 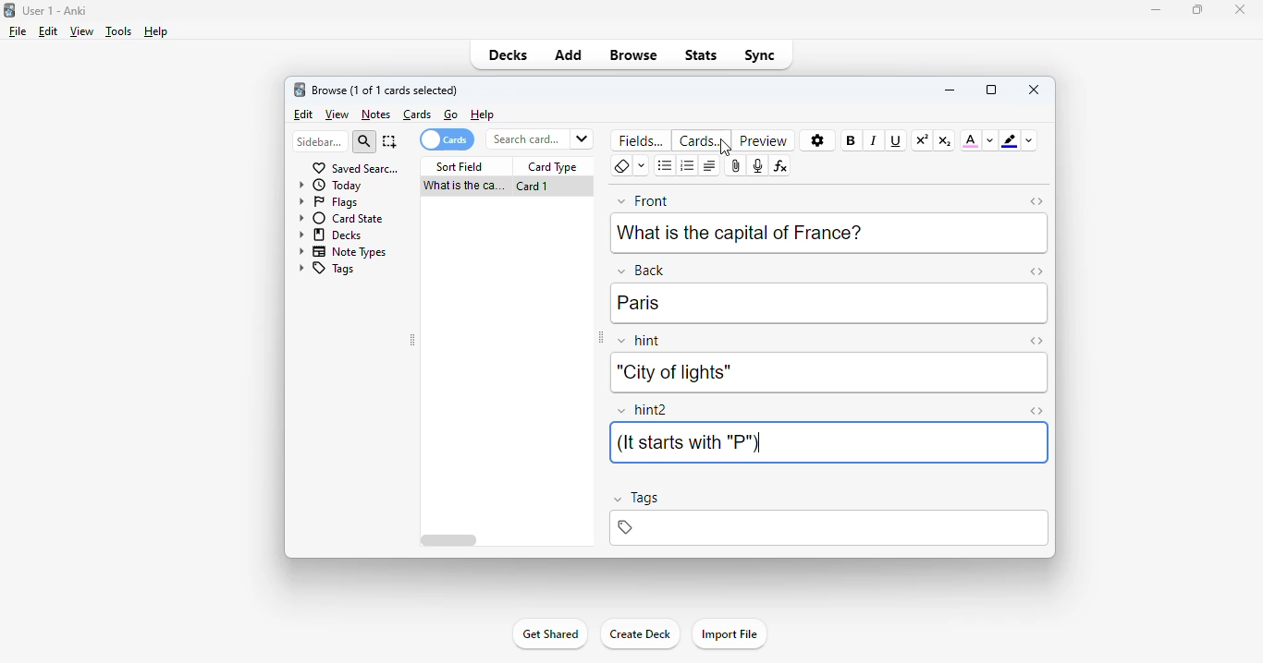 What do you see at coordinates (1036, 412) in the screenshot?
I see `toggle HTML editor` at bounding box center [1036, 412].